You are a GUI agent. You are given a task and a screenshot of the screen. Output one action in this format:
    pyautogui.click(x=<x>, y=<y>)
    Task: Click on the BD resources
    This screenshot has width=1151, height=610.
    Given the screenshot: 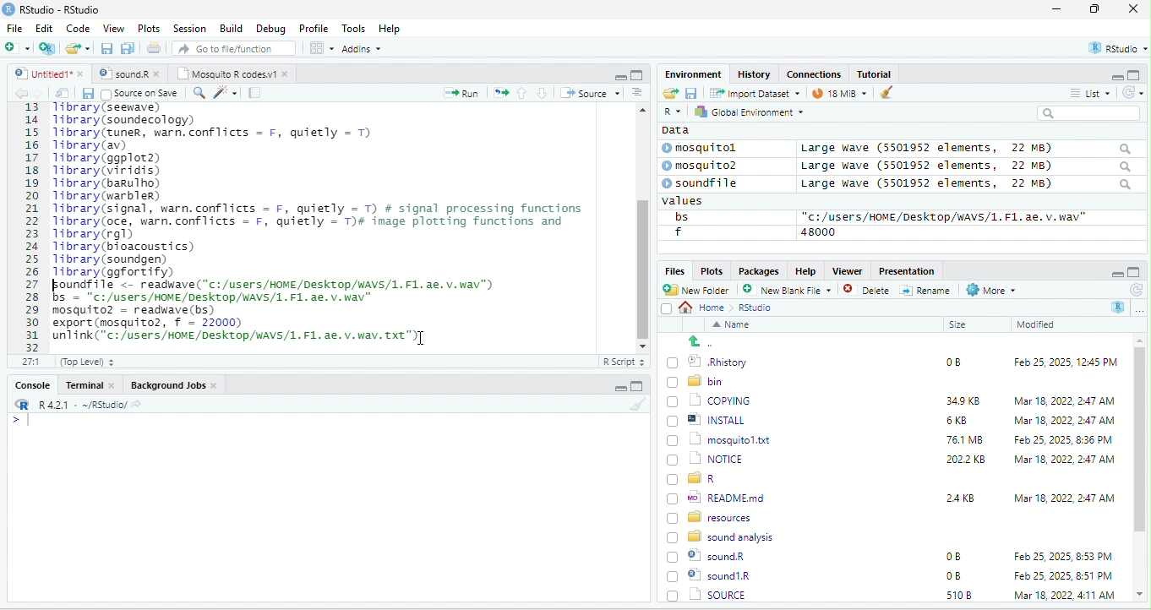 What is the action you would take?
    pyautogui.click(x=712, y=515)
    